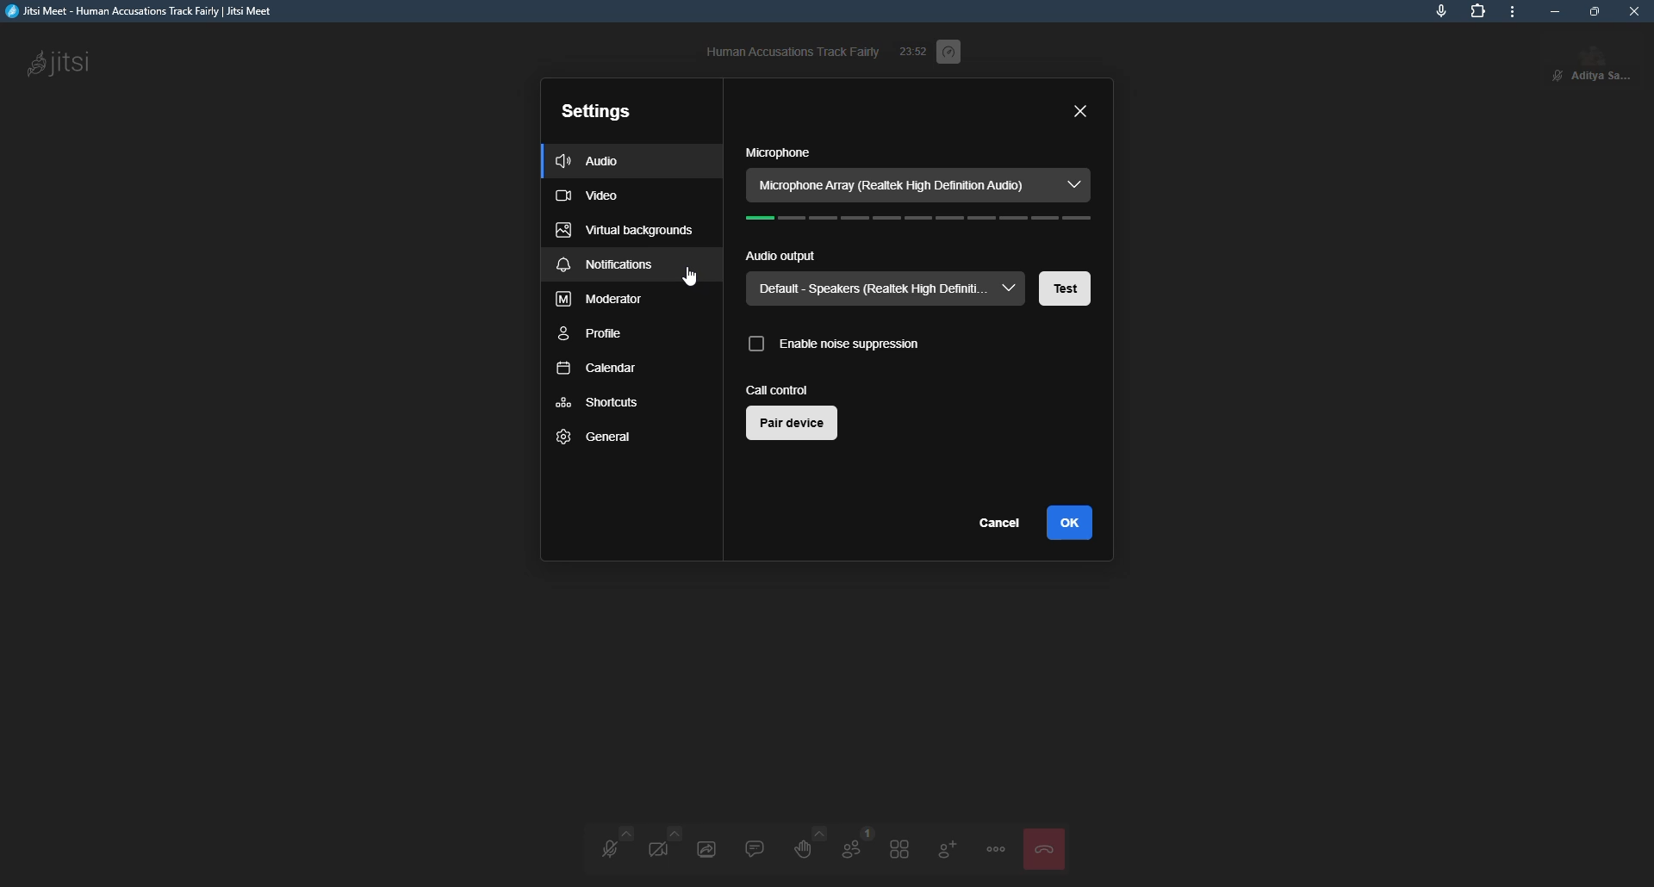 The image size is (1654, 887). I want to click on toggle tile view, so click(899, 849).